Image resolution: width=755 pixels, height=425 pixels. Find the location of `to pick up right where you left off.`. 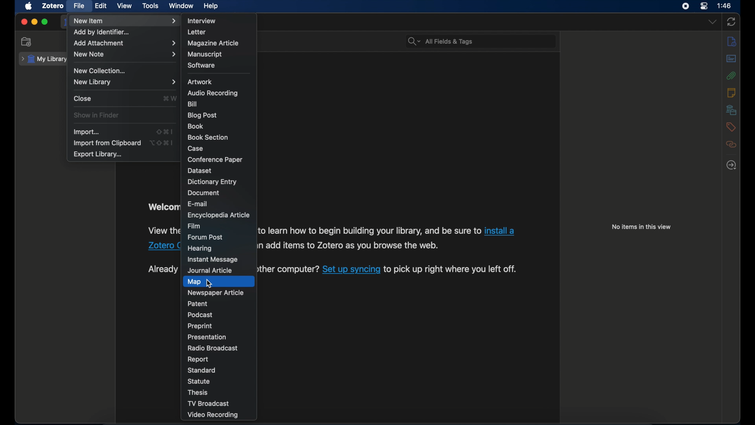

to pick up right where you left off. is located at coordinates (451, 270).